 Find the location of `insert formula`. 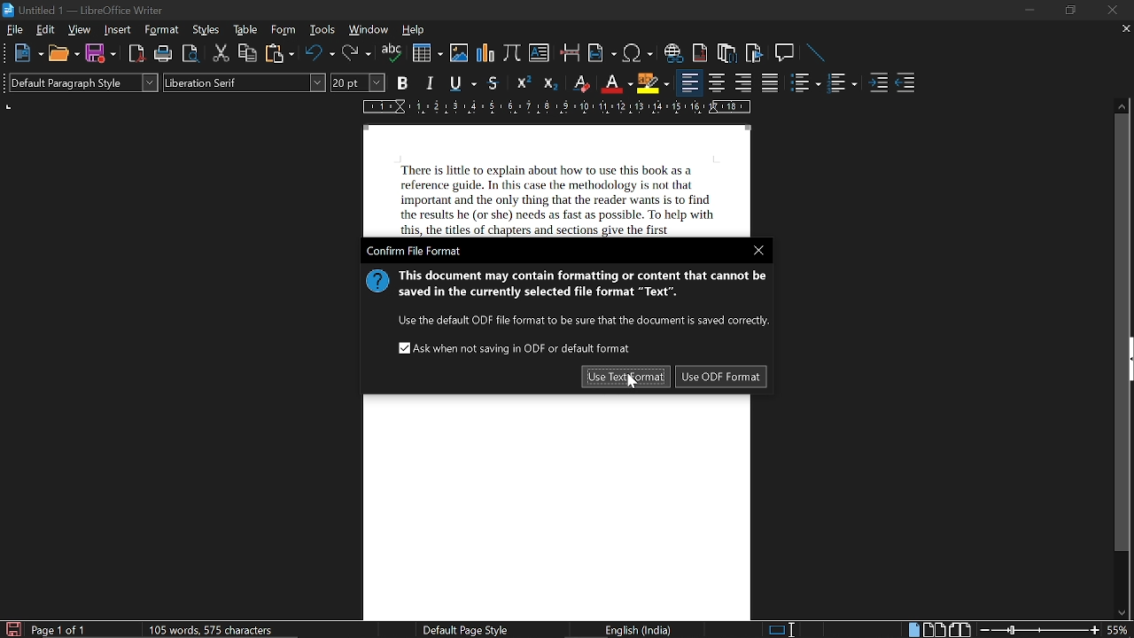

insert formula is located at coordinates (511, 54).